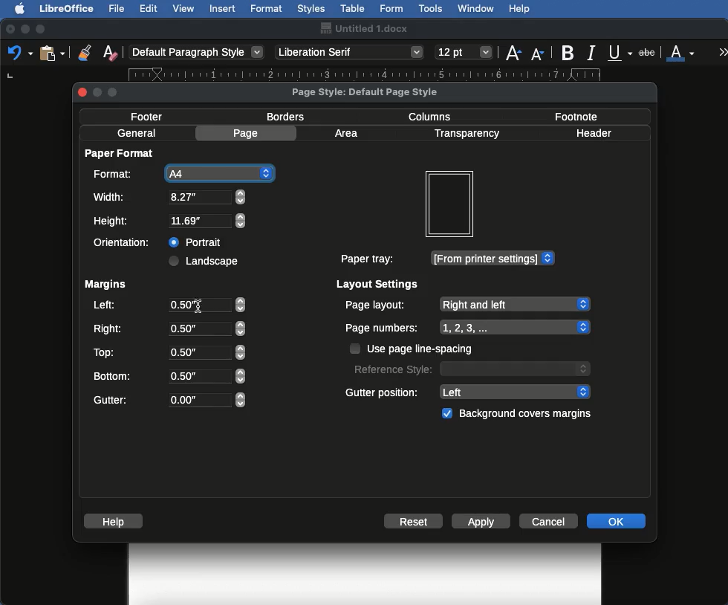 This screenshot has width=728, height=605. What do you see at coordinates (197, 240) in the screenshot?
I see `Portrait` at bounding box center [197, 240].